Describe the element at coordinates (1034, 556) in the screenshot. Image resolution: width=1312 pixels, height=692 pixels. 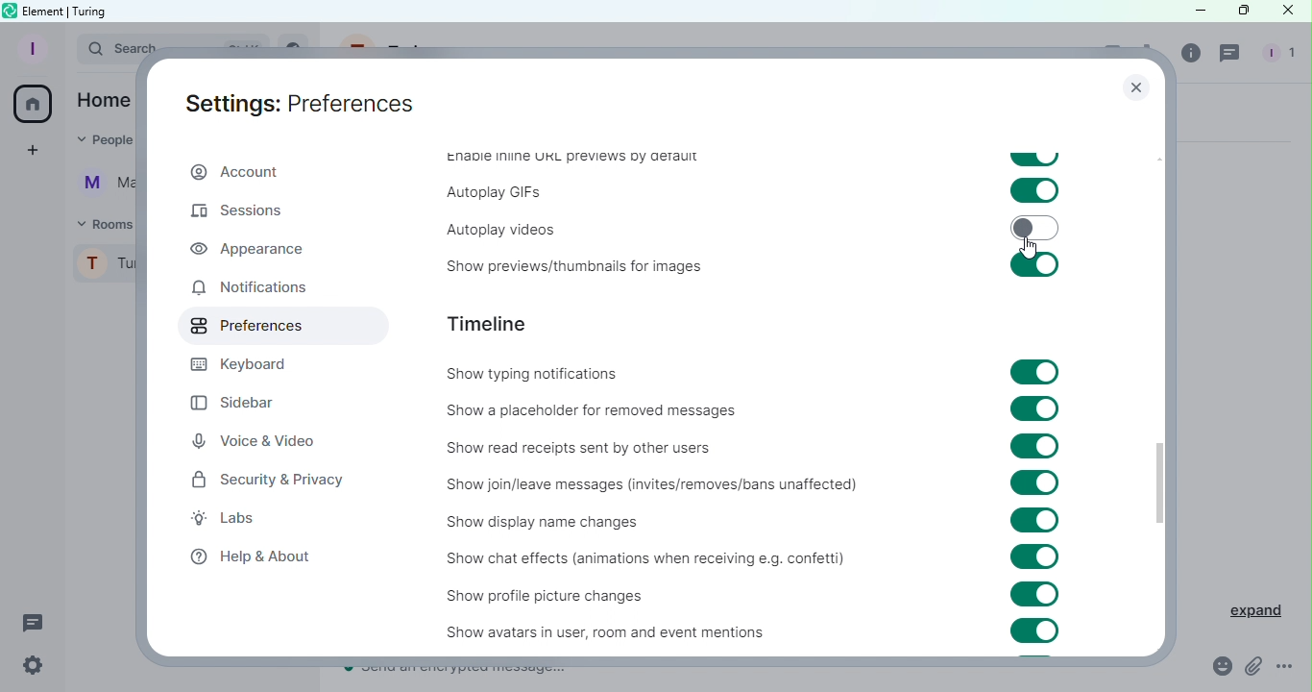
I see `Toggle` at that location.